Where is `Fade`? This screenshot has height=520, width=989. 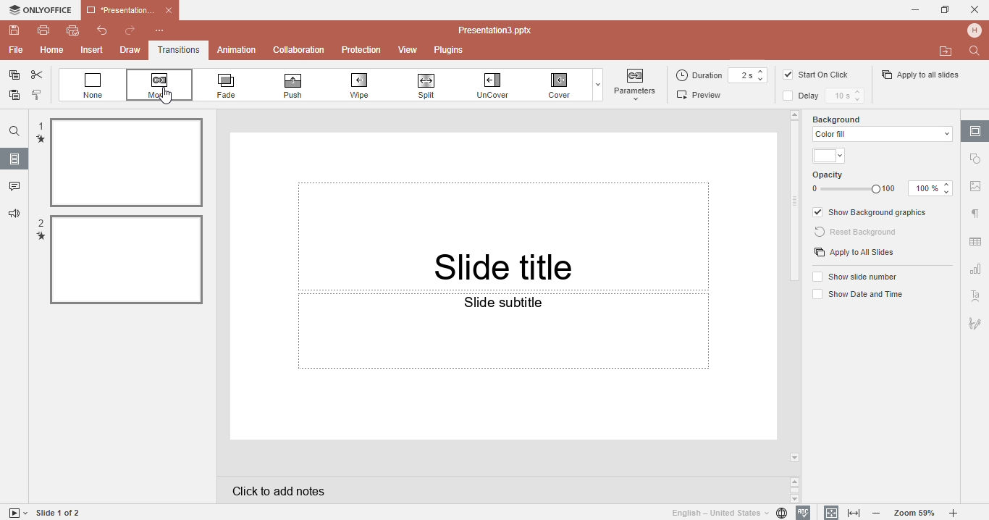
Fade is located at coordinates (235, 85).